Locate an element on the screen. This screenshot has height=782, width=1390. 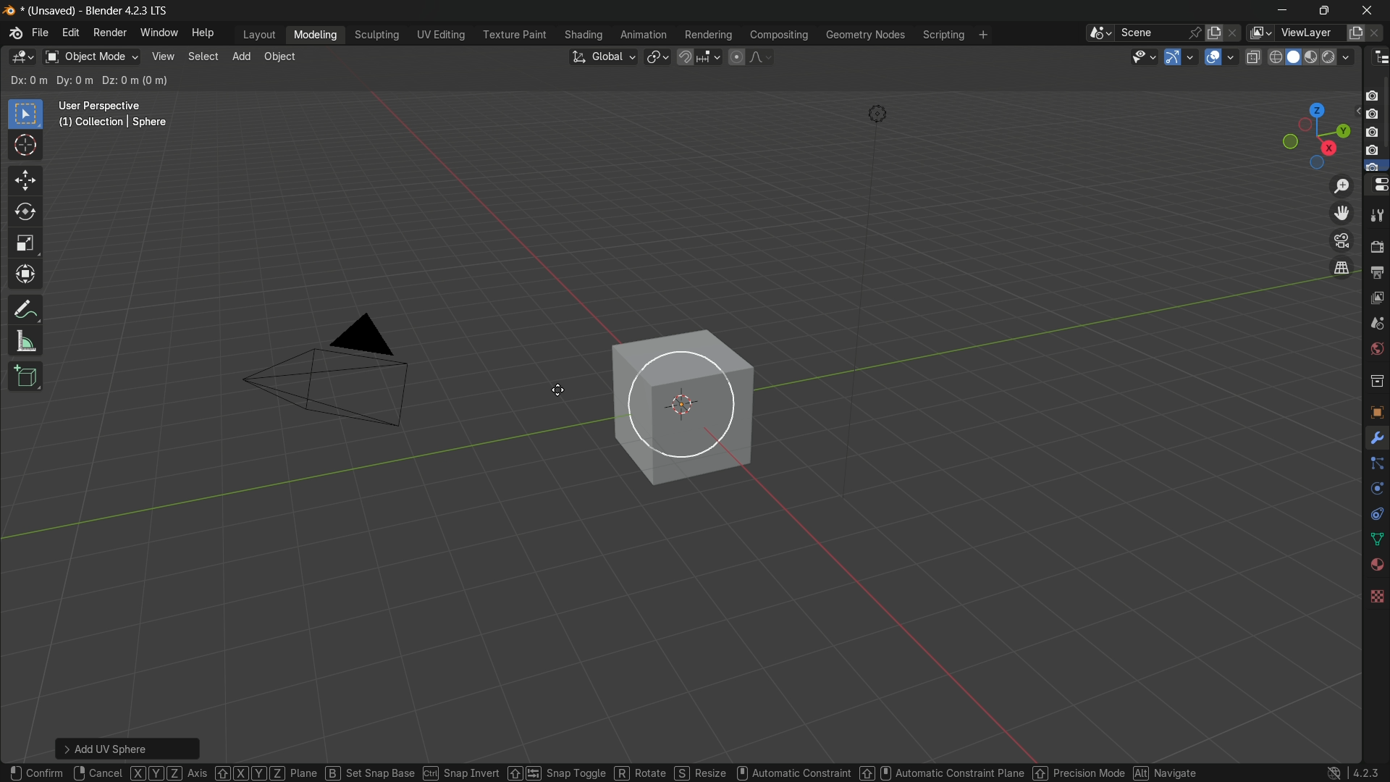
add new layer is located at coordinates (1357, 33).